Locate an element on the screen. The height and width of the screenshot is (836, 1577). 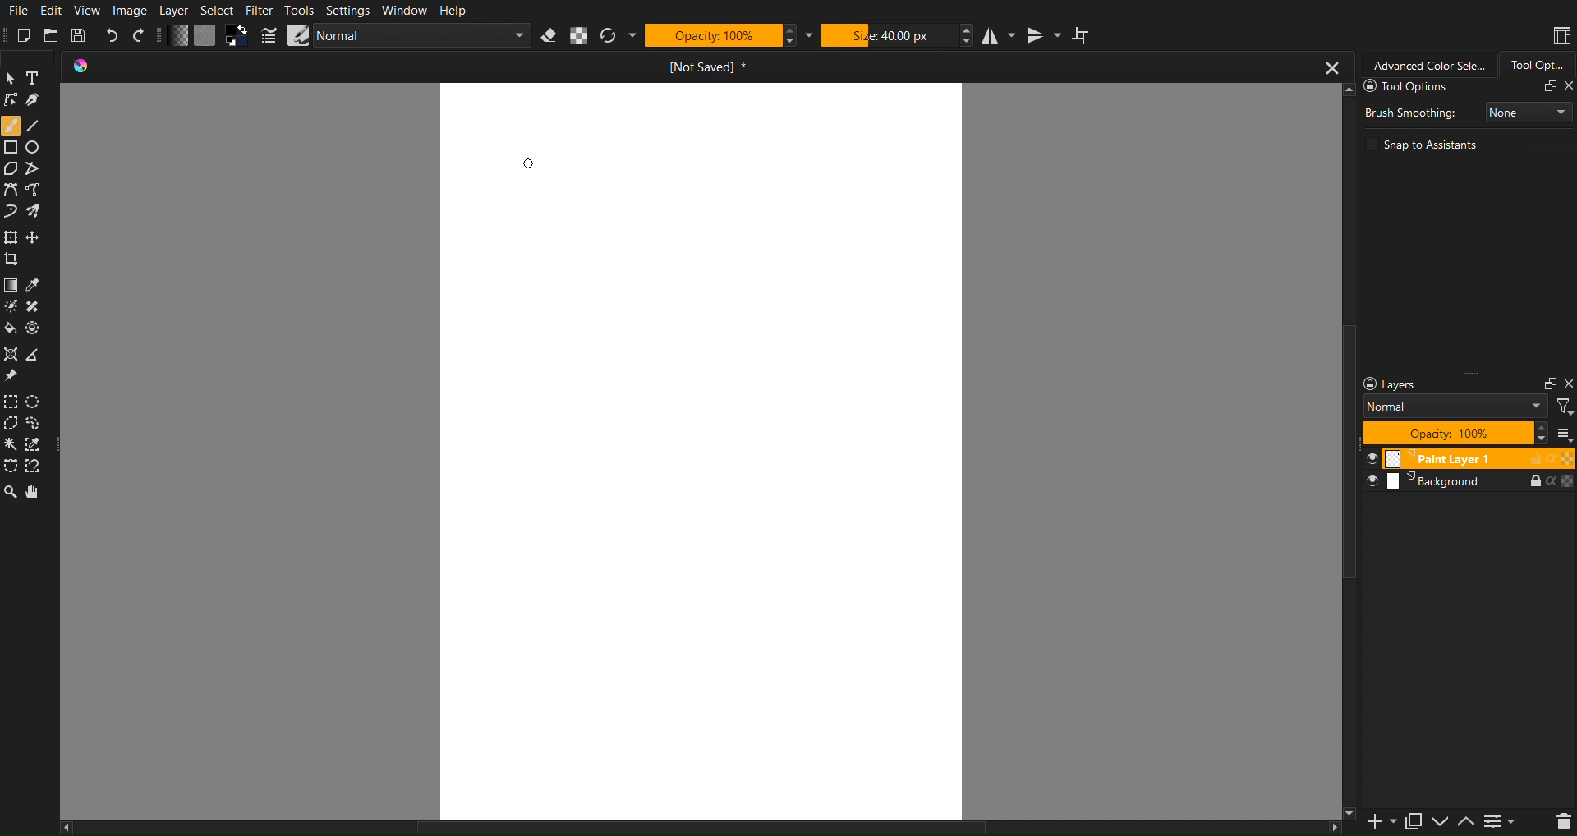
Layer 1 is located at coordinates (1467, 457).